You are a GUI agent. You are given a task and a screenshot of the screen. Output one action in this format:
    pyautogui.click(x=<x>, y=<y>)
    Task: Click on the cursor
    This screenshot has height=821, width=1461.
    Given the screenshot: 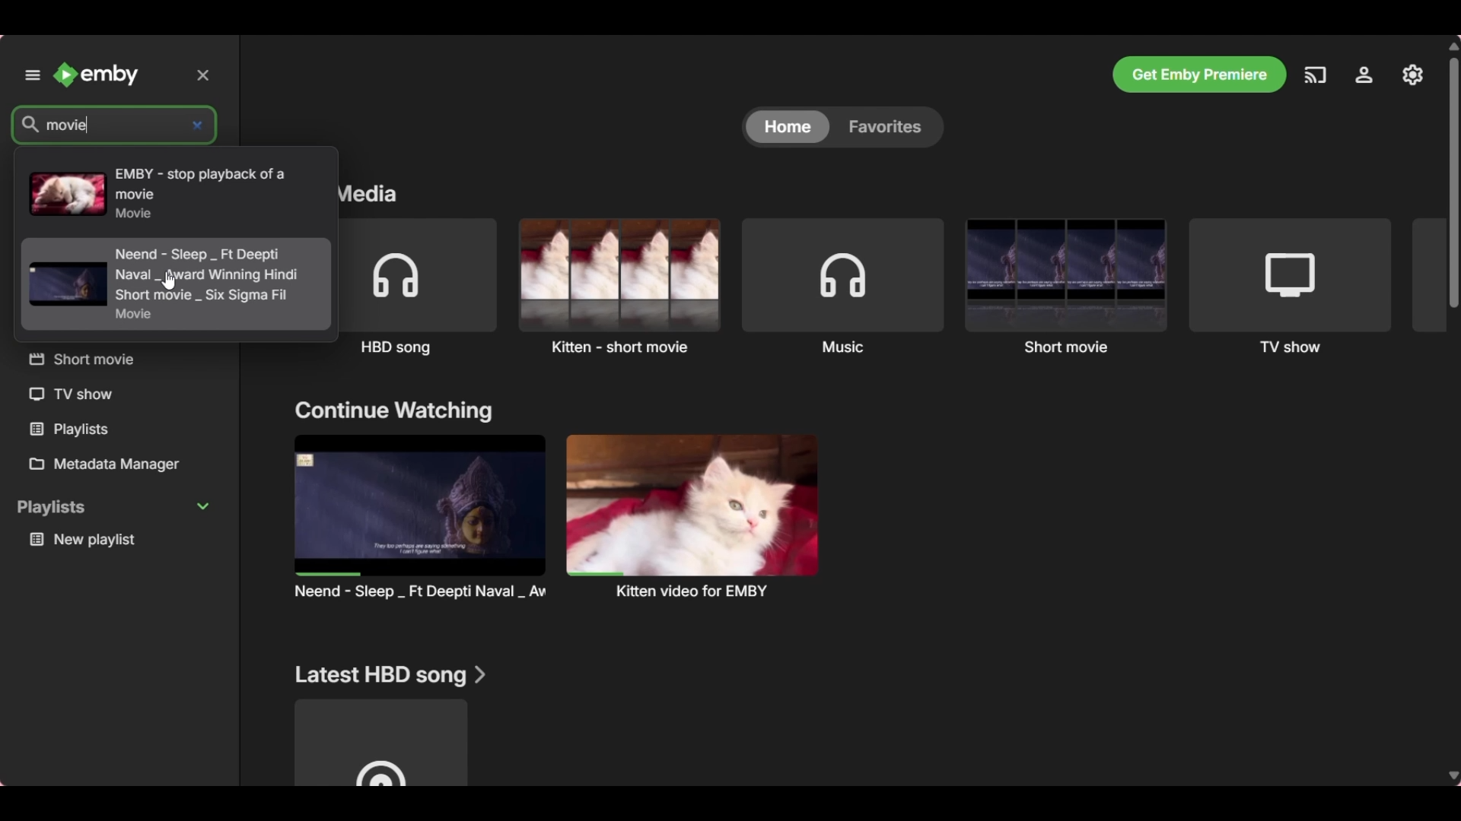 What is the action you would take?
    pyautogui.click(x=169, y=283)
    